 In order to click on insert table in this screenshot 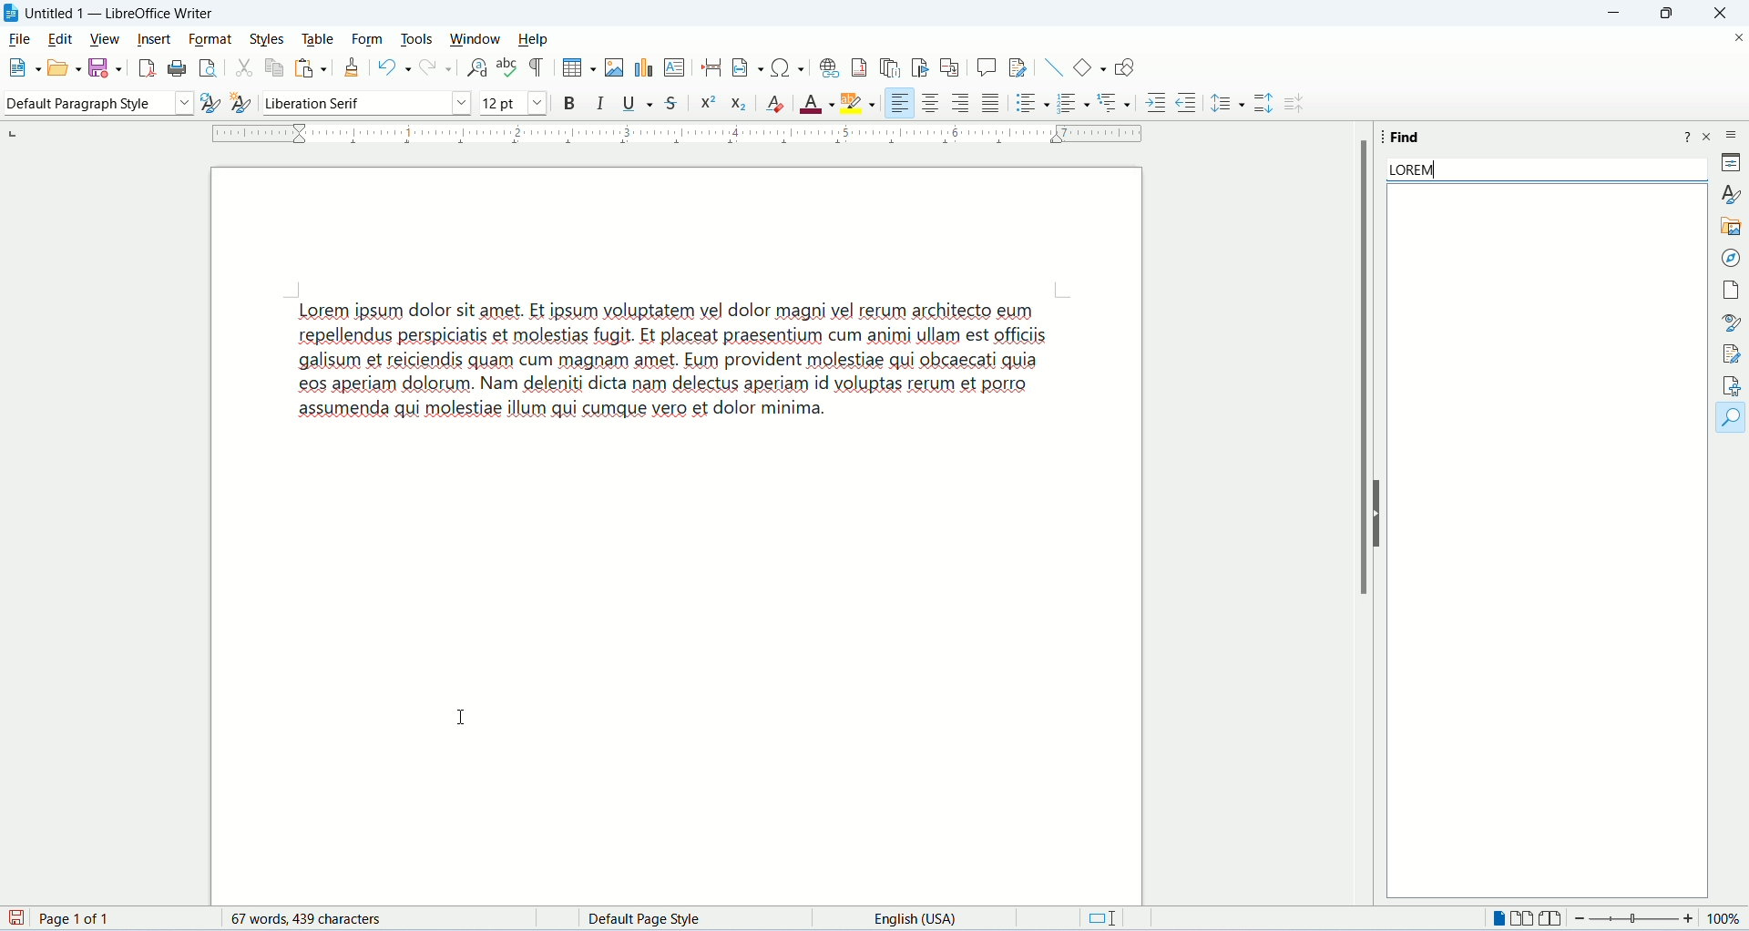, I will do `click(577, 69)`.